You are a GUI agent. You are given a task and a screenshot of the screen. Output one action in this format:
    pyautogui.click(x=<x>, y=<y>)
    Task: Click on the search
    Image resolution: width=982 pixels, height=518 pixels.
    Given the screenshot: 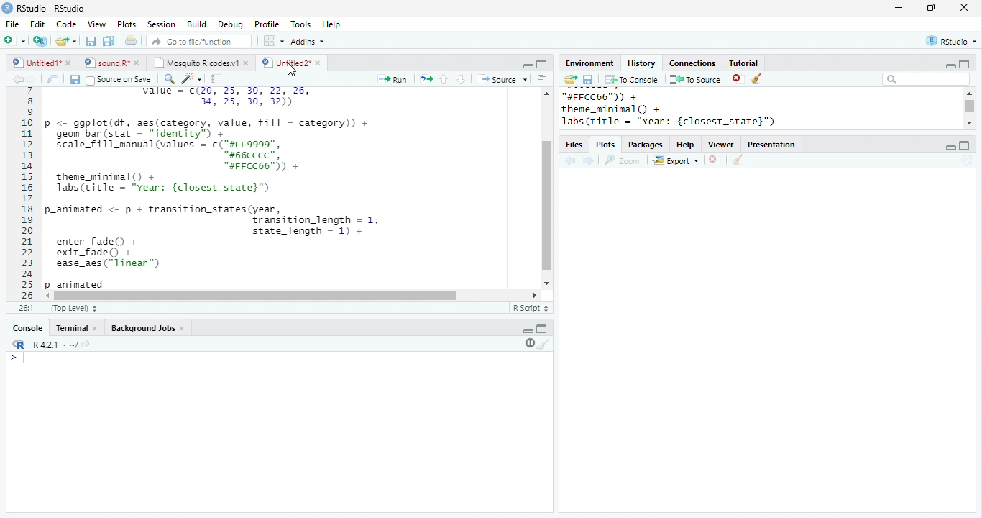 What is the action you would take?
    pyautogui.click(x=168, y=79)
    